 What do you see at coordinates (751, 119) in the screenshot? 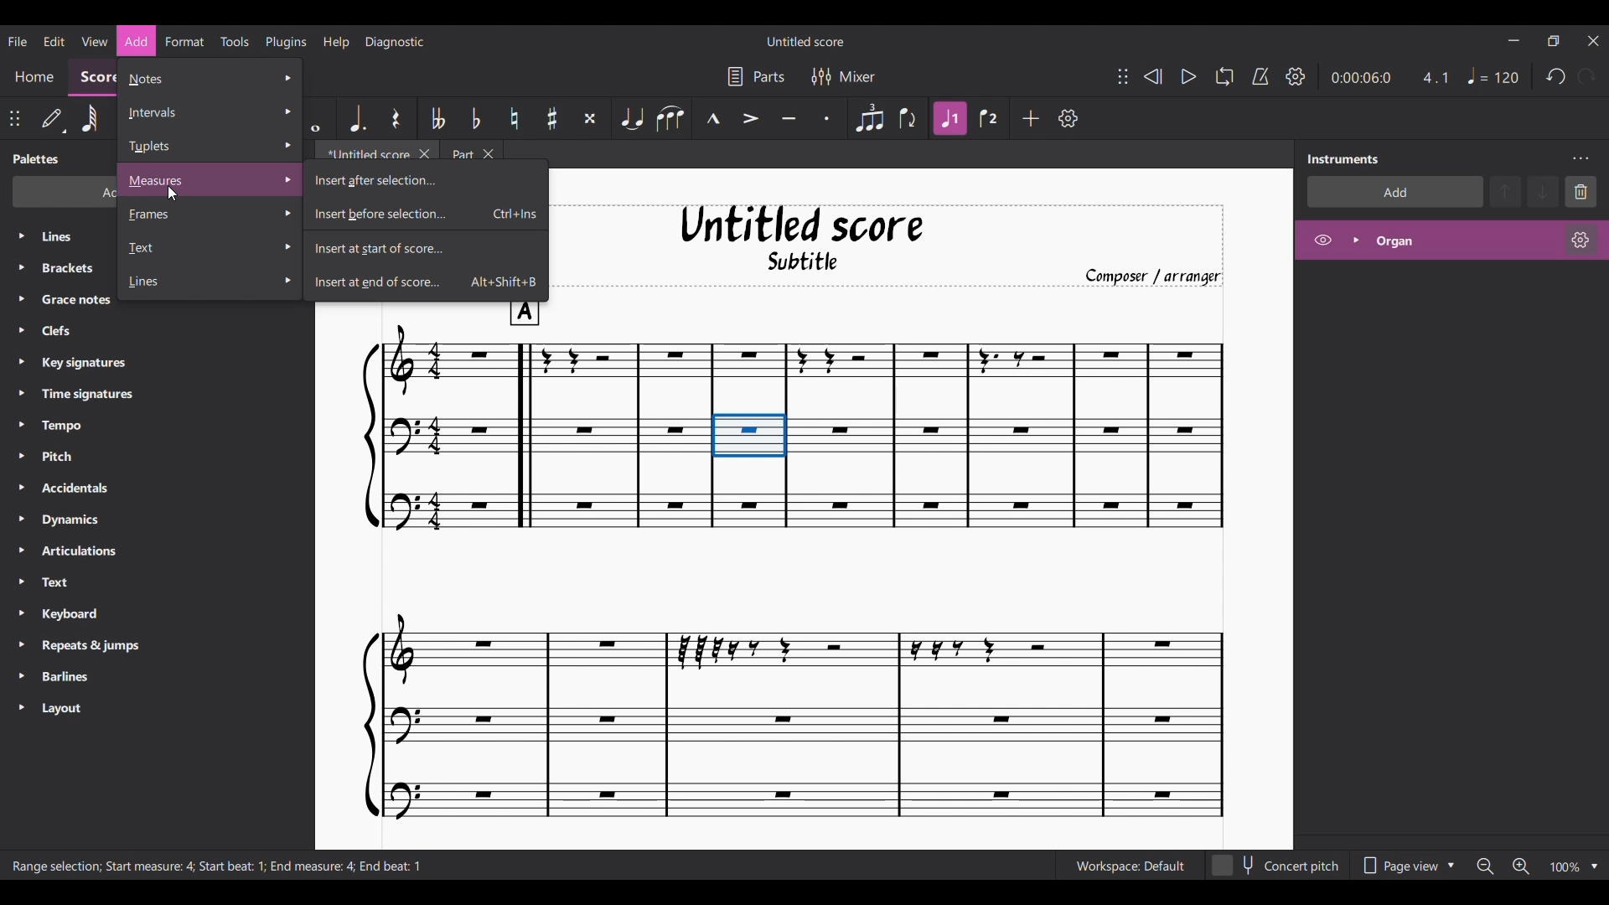
I see `Accent` at bounding box center [751, 119].